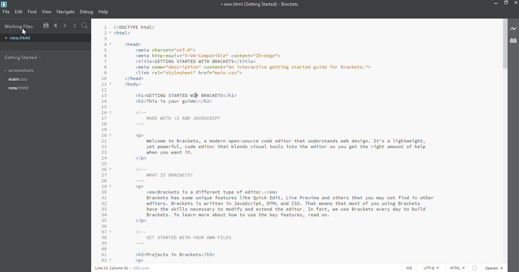  What do you see at coordinates (65, 26) in the screenshot?
I see `forward` at bounding box center [65, 26].